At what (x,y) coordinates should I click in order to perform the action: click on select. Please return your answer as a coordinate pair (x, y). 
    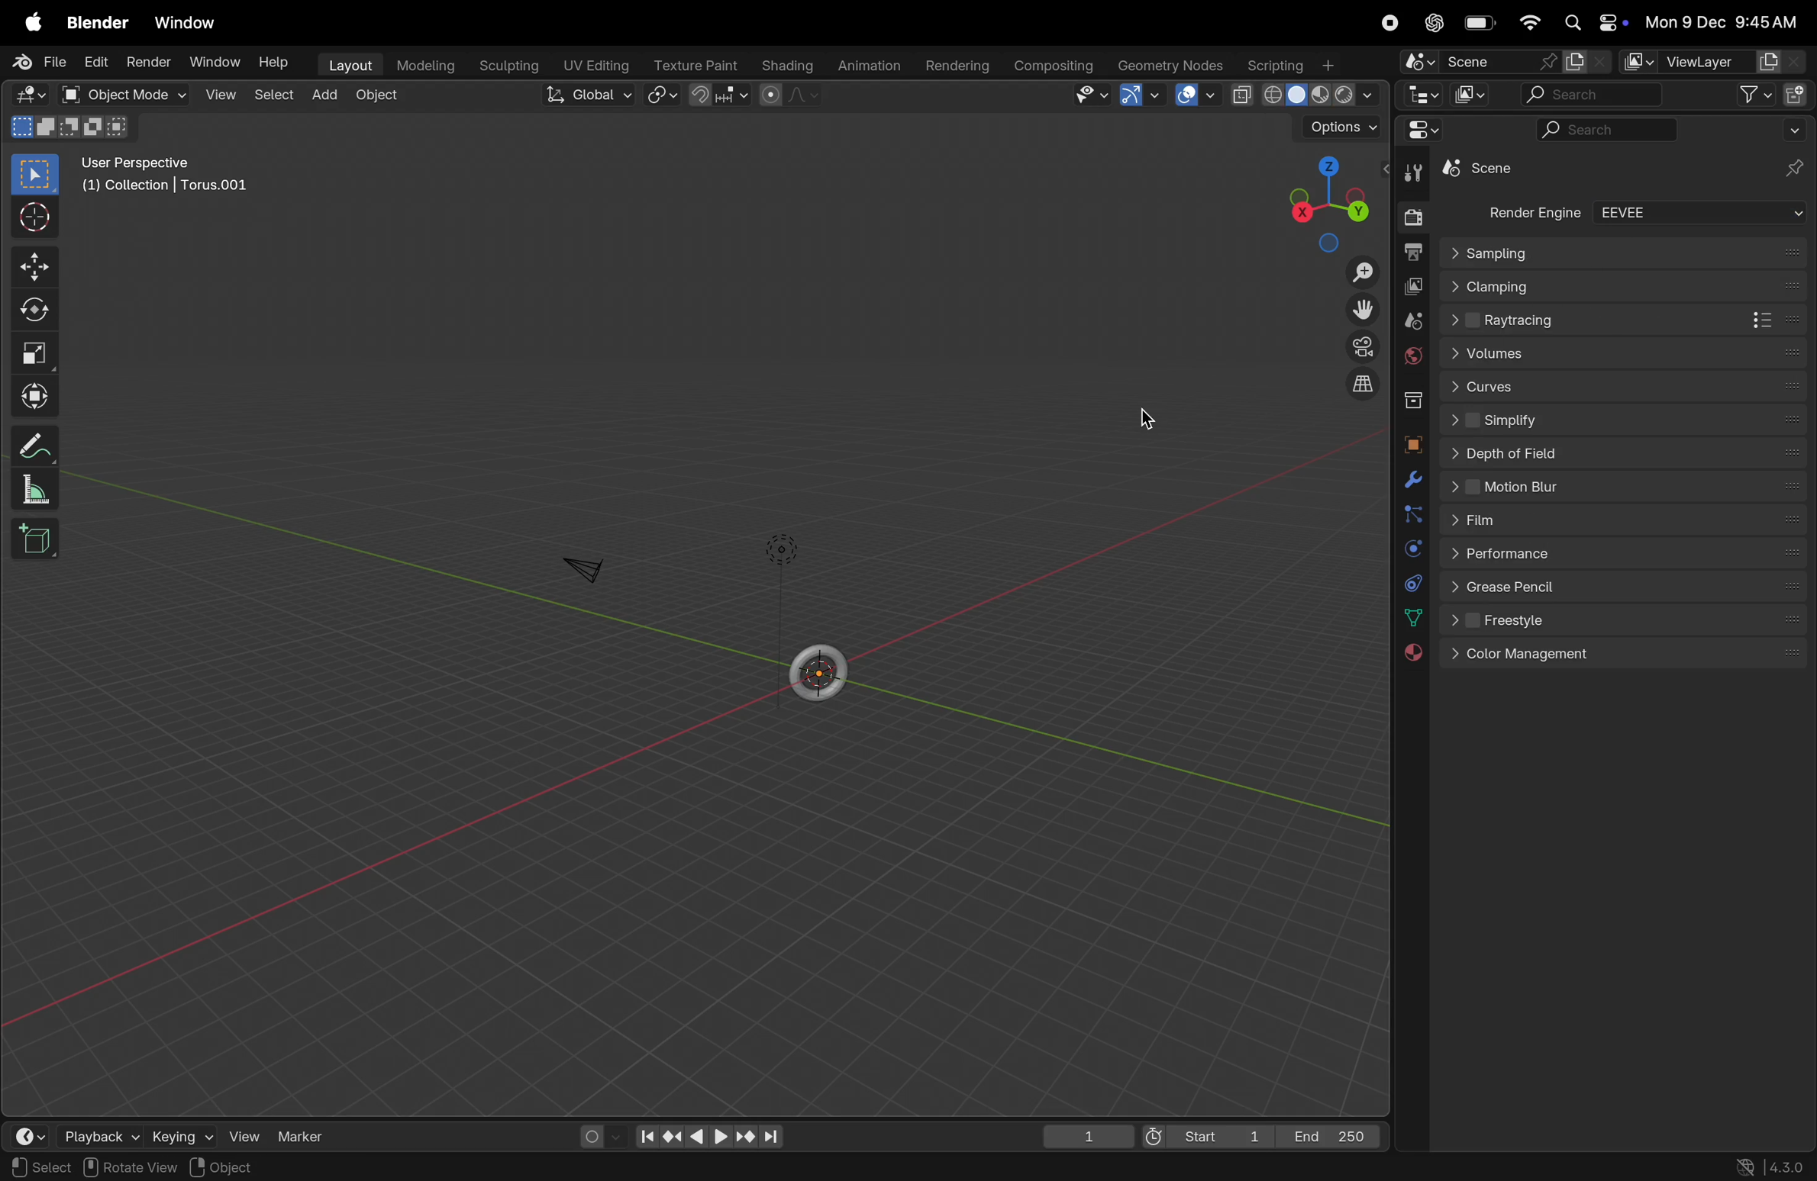
    Looking at the image, I should click on (273, 97).